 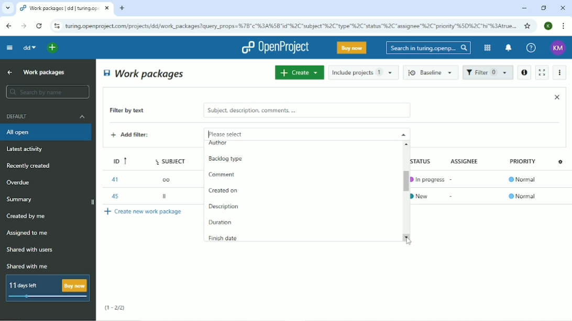 I want to click on Close, so click(x=557, y=97).